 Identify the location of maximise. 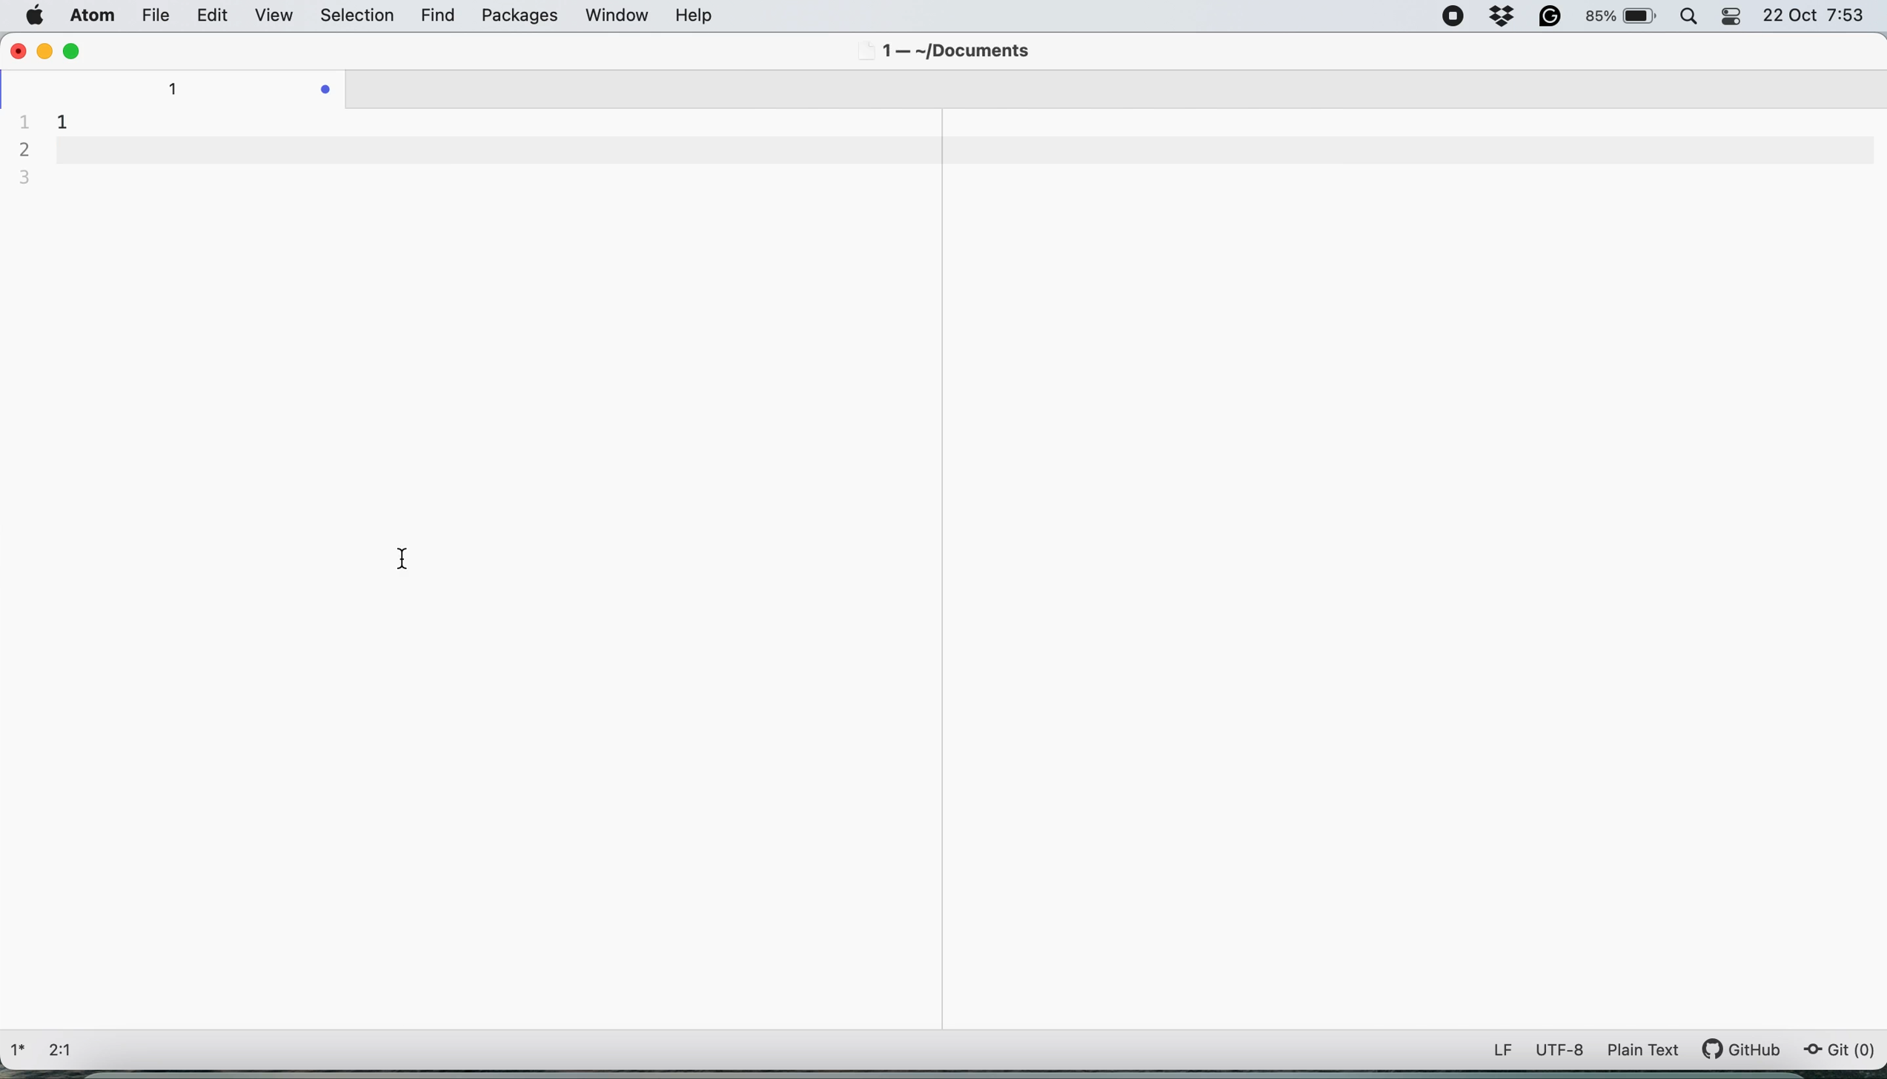
(72, 50).